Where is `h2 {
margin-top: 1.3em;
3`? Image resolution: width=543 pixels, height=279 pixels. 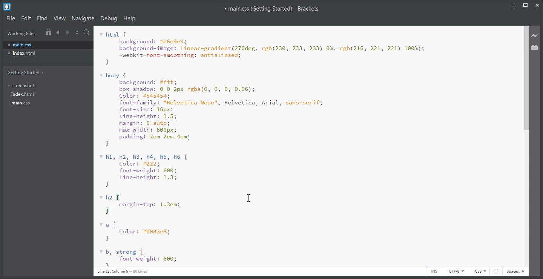 h2 {
margin-top: 1.3em;
3 is located at coordinates (141, 205).